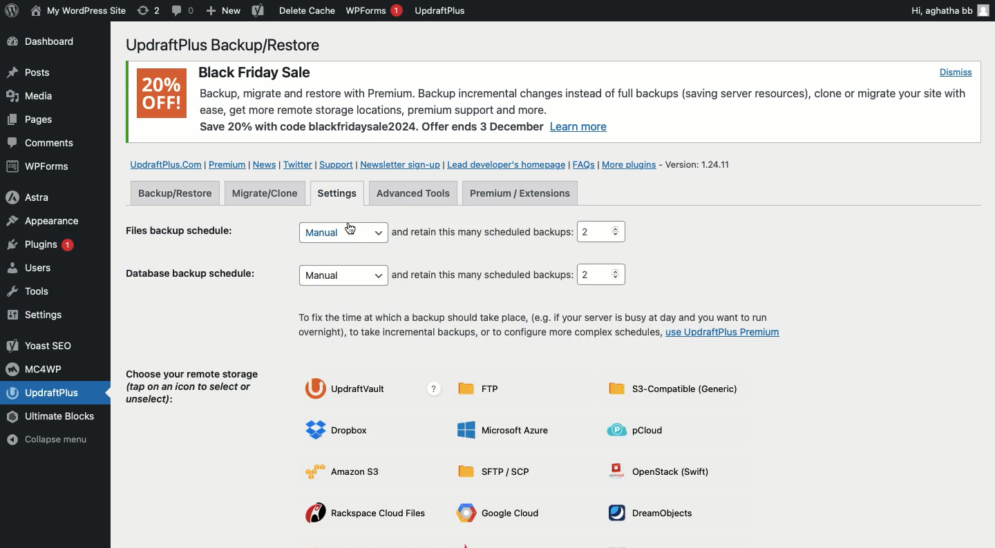 The width and height of the screenshot is (995, 548). Describe the element at coordinates (224, 12) in the screenshot. I see `New` at that location.